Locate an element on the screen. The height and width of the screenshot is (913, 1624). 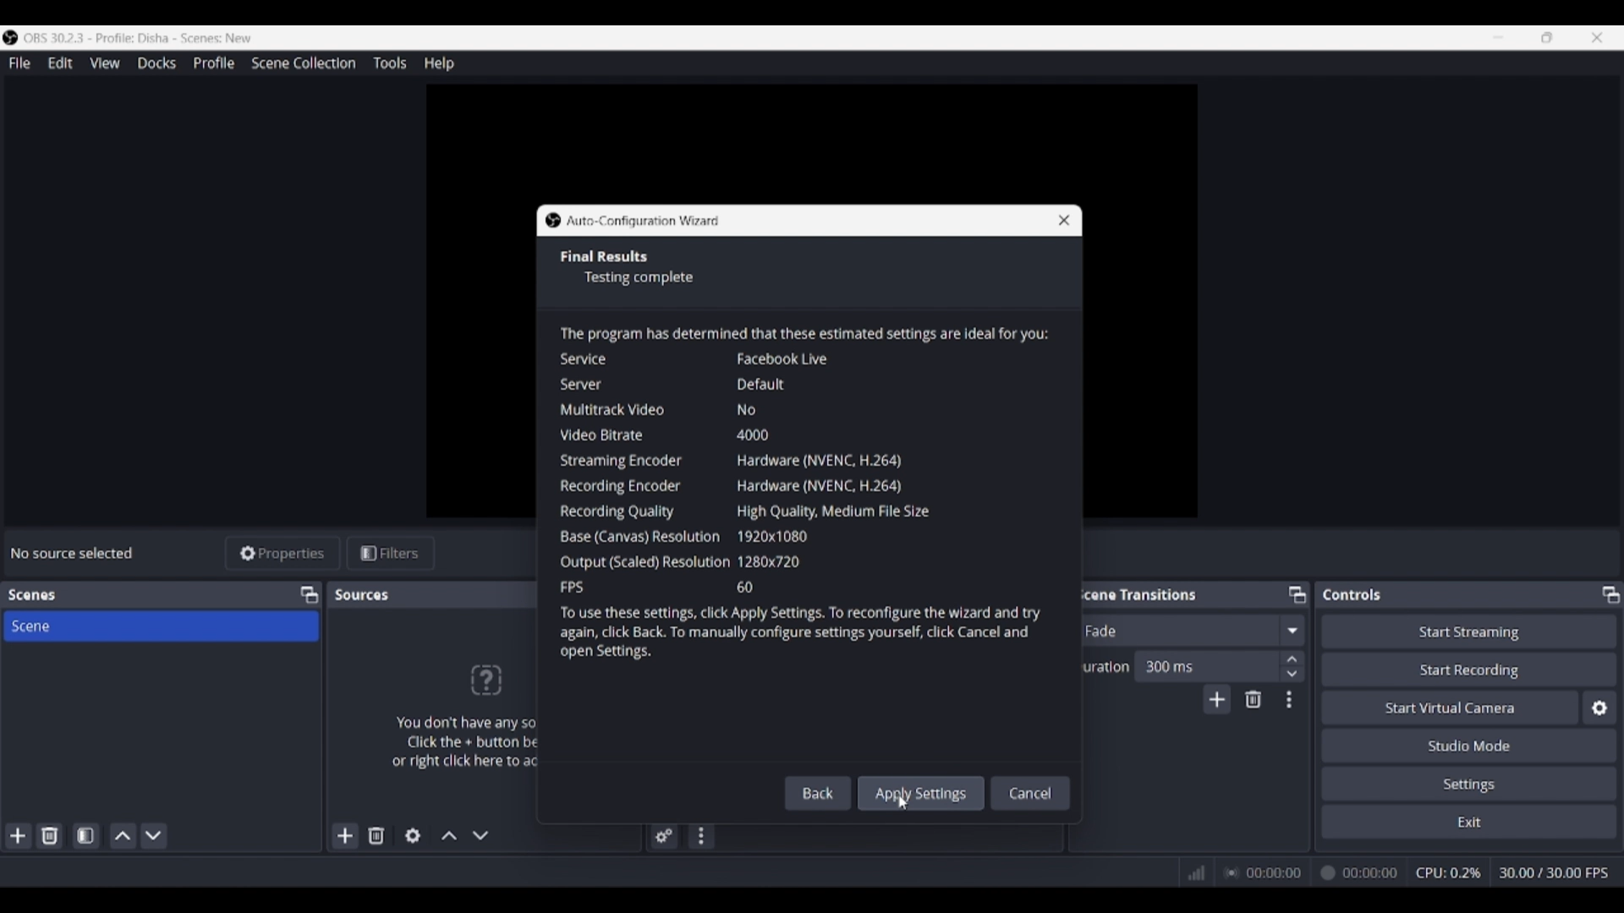
Start streaming is located at coordinates (1470, 631).